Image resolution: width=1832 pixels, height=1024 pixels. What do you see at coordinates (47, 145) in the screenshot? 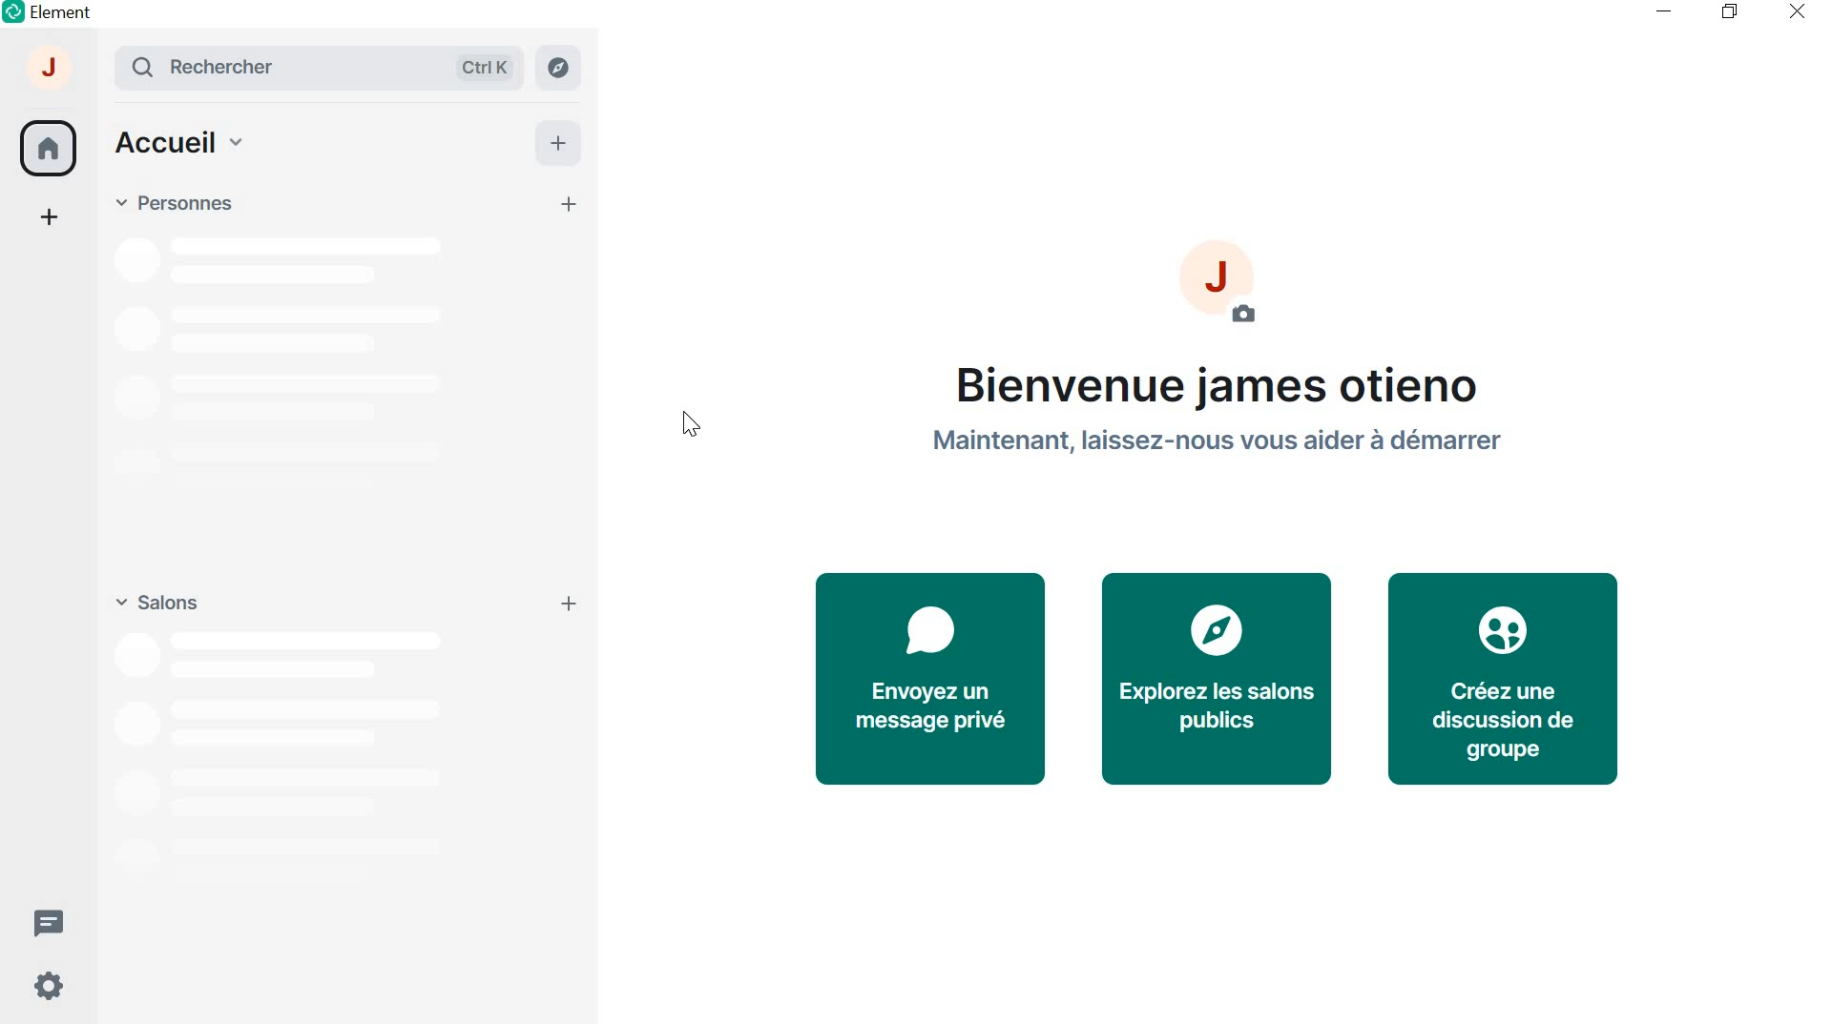
I see `HOME` at bounding box center [47, 145].